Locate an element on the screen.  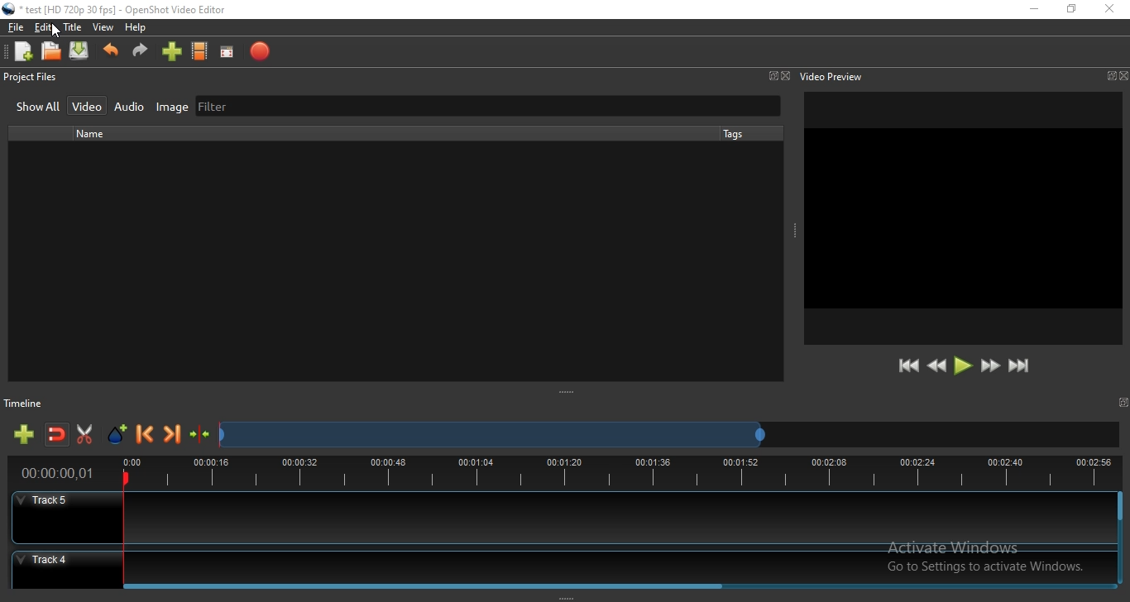
Video preview is located at coordinates (831, 76).